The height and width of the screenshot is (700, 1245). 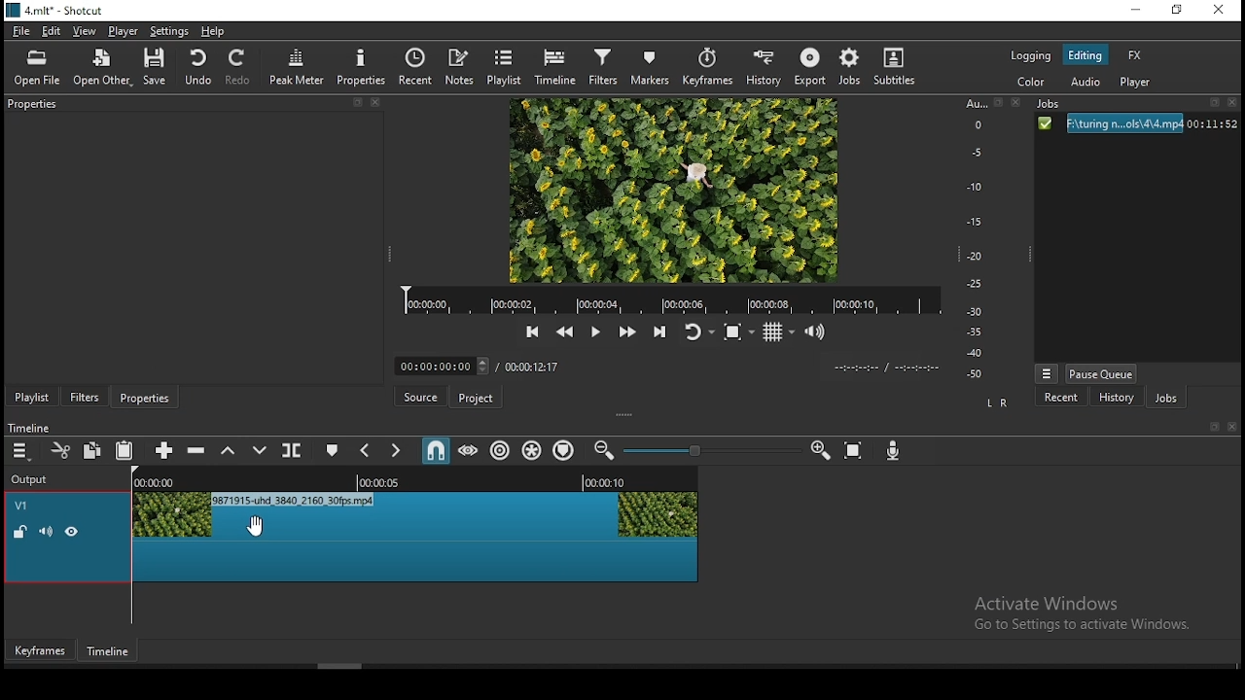 What do you see at coordinates (123, 30) in the screenshot?
I see `player` at bounding box center [123, 30].